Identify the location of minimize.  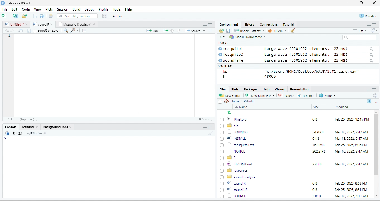
(205, 25).